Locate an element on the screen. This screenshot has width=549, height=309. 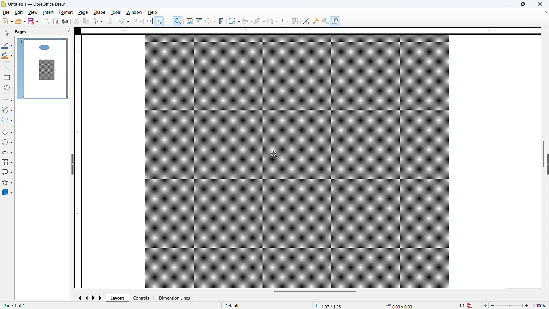
Cursor as zoom tool is located at coordinates (274, 154).